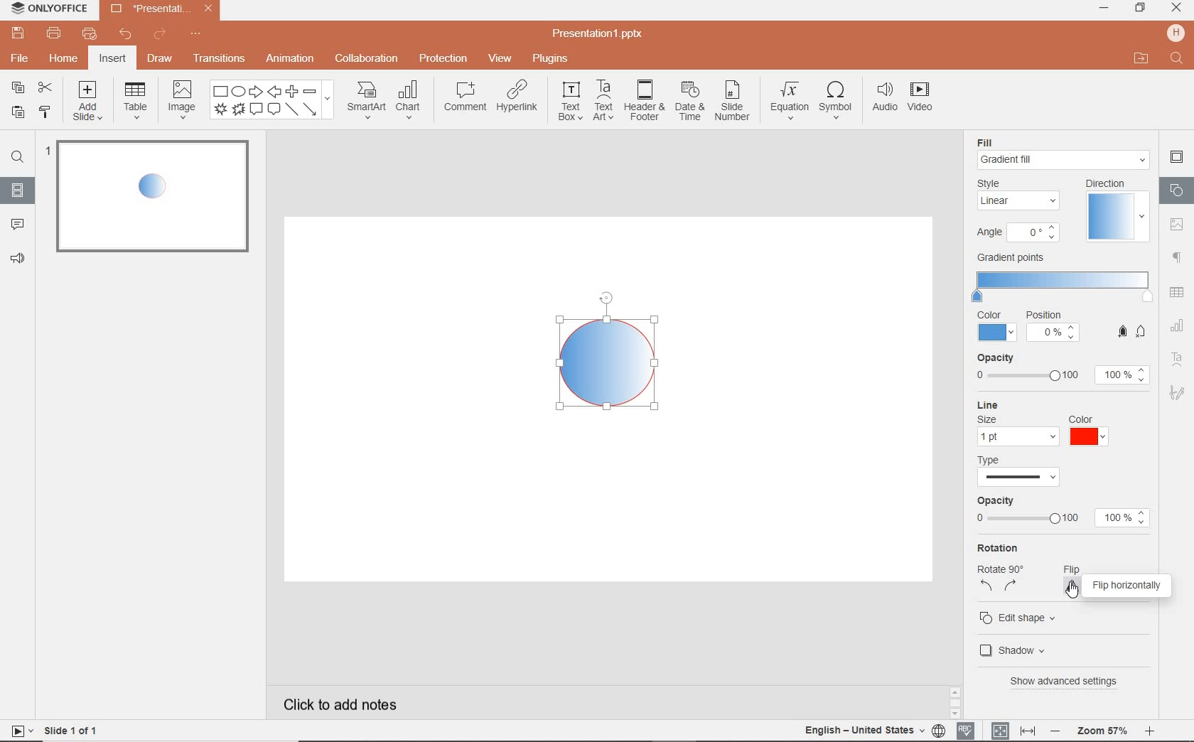  What do you see at coordinates (1180, 393) in the screenshot?
I see `signature` at bounding box center [1180, 393].